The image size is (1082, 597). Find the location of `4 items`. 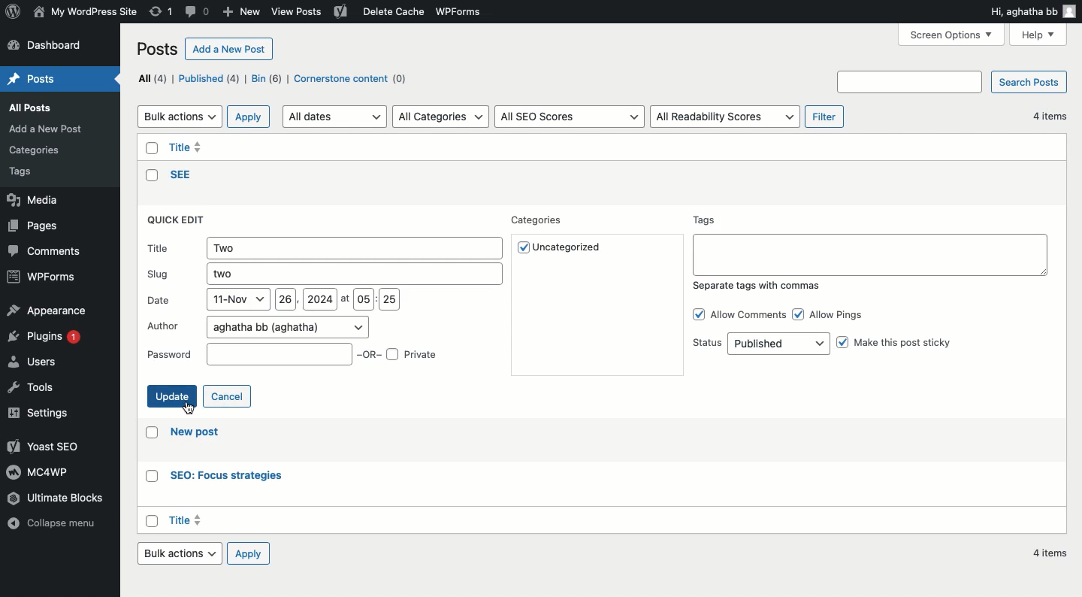

4 items is located at coordinates (1047, 116).